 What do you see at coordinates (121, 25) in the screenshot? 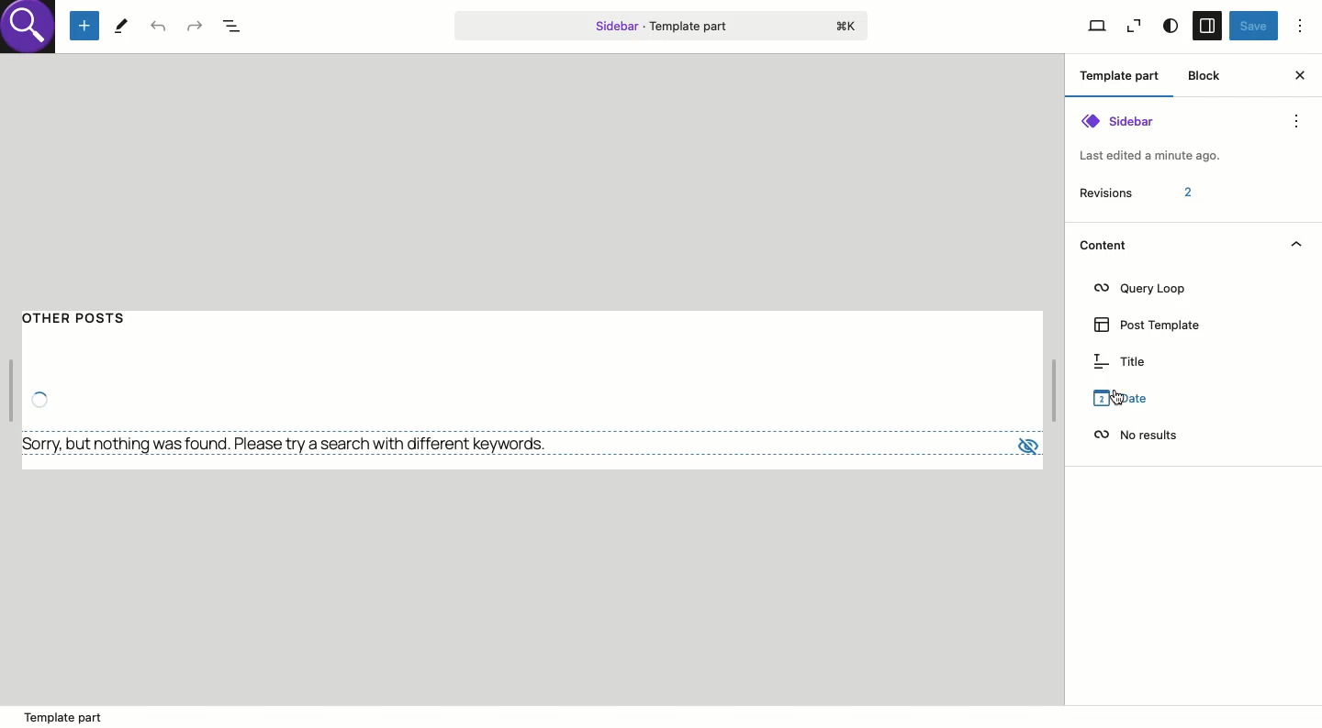
I see `Tools` at bounding box center [121, 25].